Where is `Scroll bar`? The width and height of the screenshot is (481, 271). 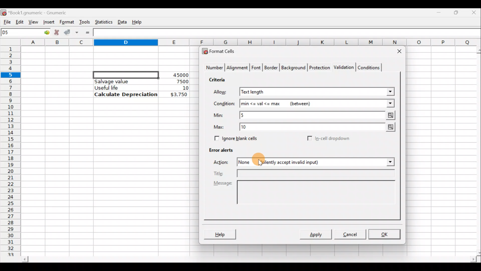
Scroll bar is located at coordinates (475, 150).